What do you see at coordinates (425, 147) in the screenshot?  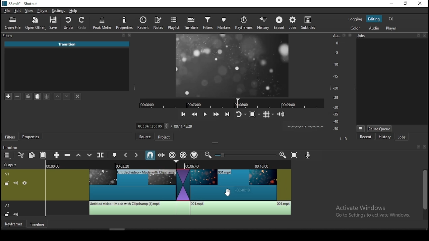 I see `close` at bounding box center [425, 147].